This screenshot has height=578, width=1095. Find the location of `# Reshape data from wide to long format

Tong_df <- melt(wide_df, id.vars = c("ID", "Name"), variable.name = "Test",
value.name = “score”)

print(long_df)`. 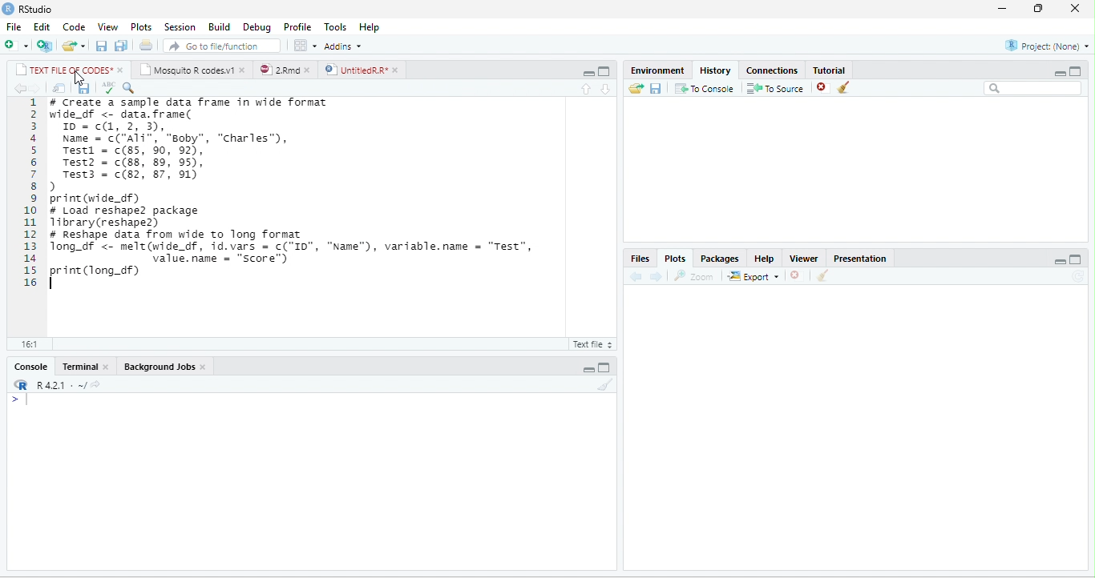

# Reshape data from wide to long format

Tong_df <- melt(wide_df, id.vars = c("ID", "Name"), variable.name = "Test",
value.name = “score”)

print(long_df) is located at coordinates (301, 253).